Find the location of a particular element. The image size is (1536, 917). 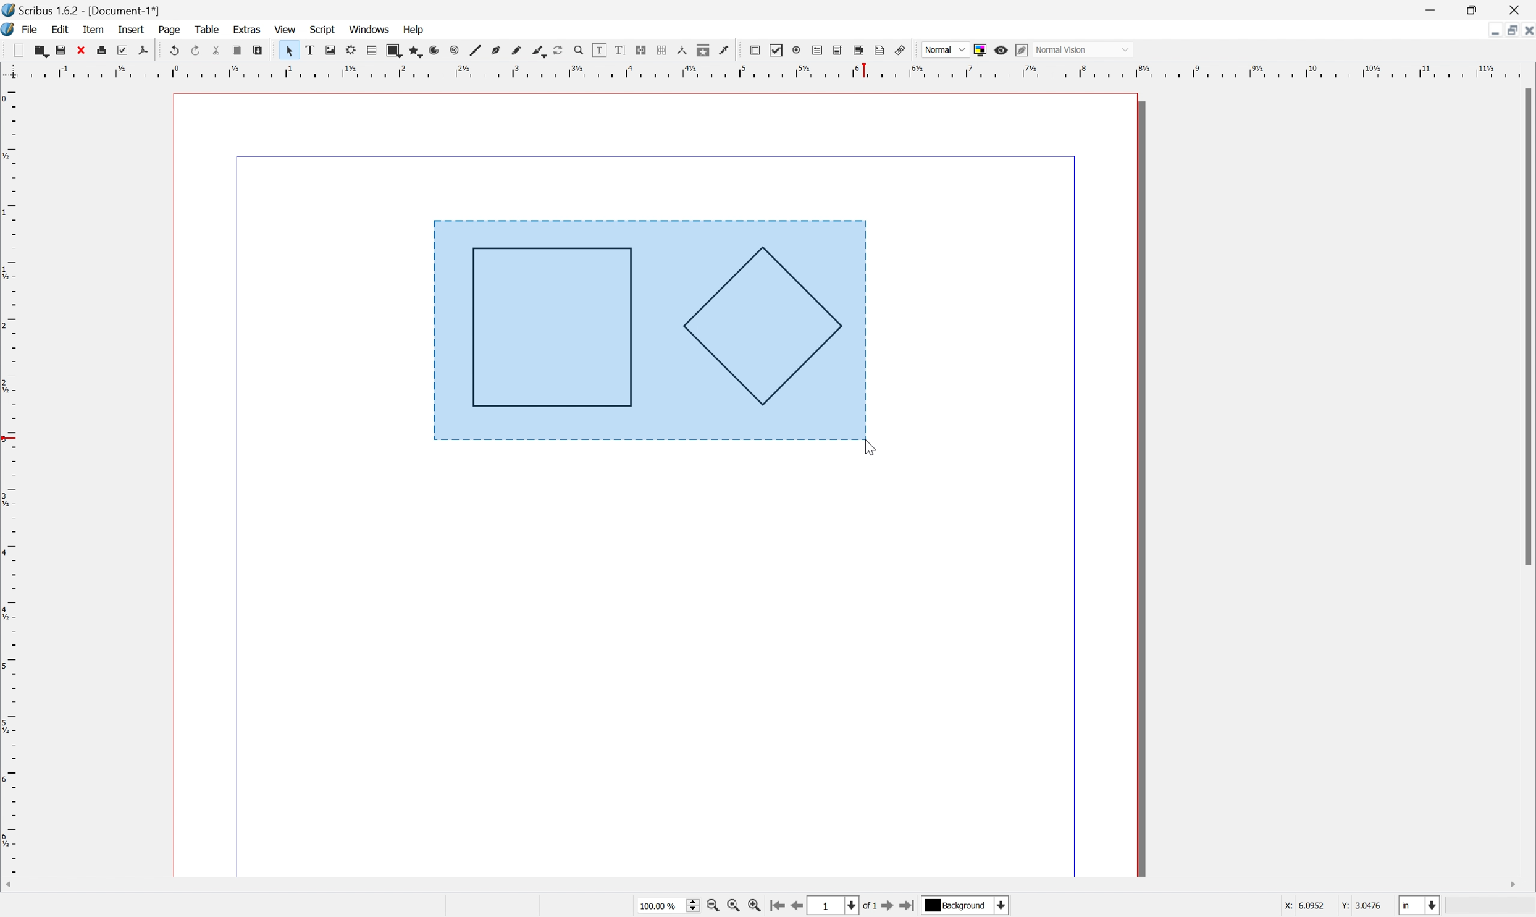

line is located at coordinates (474, 49).